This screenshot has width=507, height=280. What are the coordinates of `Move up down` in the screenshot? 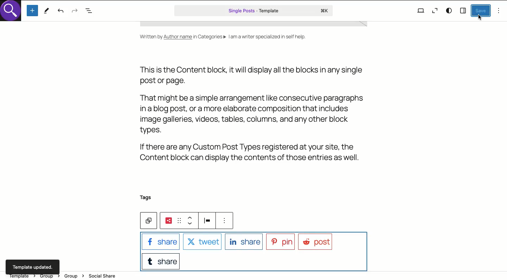 It's located at (193, 221).